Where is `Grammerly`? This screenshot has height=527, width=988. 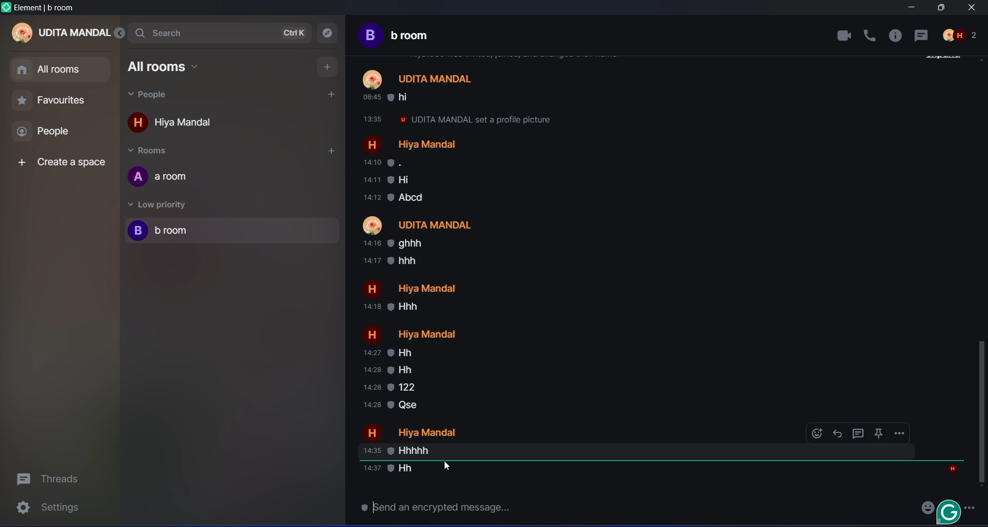 Grammerly is located at coordinates (950, 512).